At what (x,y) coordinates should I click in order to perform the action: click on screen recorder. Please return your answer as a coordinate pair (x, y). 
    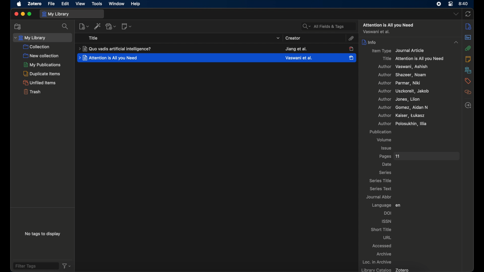
    Looking at the image, I should click on (439, 4).